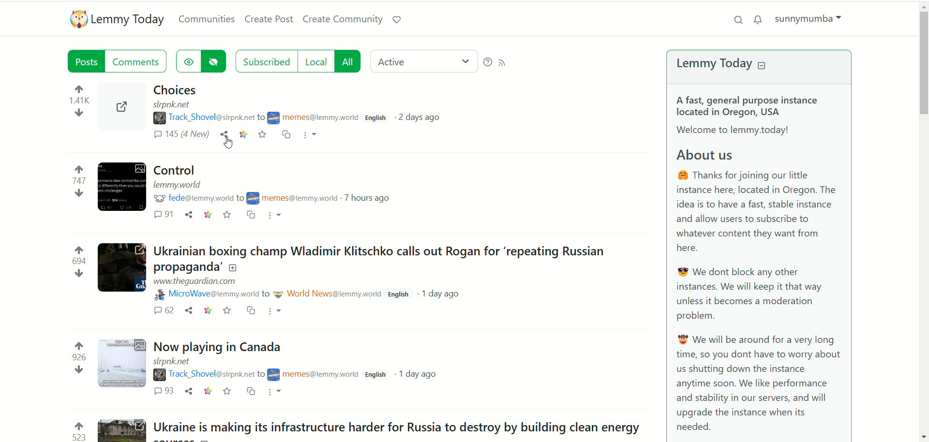  Describe the element at coordinates (122, 429) in the screenshot. I see `Expand the post with the image` at that location.